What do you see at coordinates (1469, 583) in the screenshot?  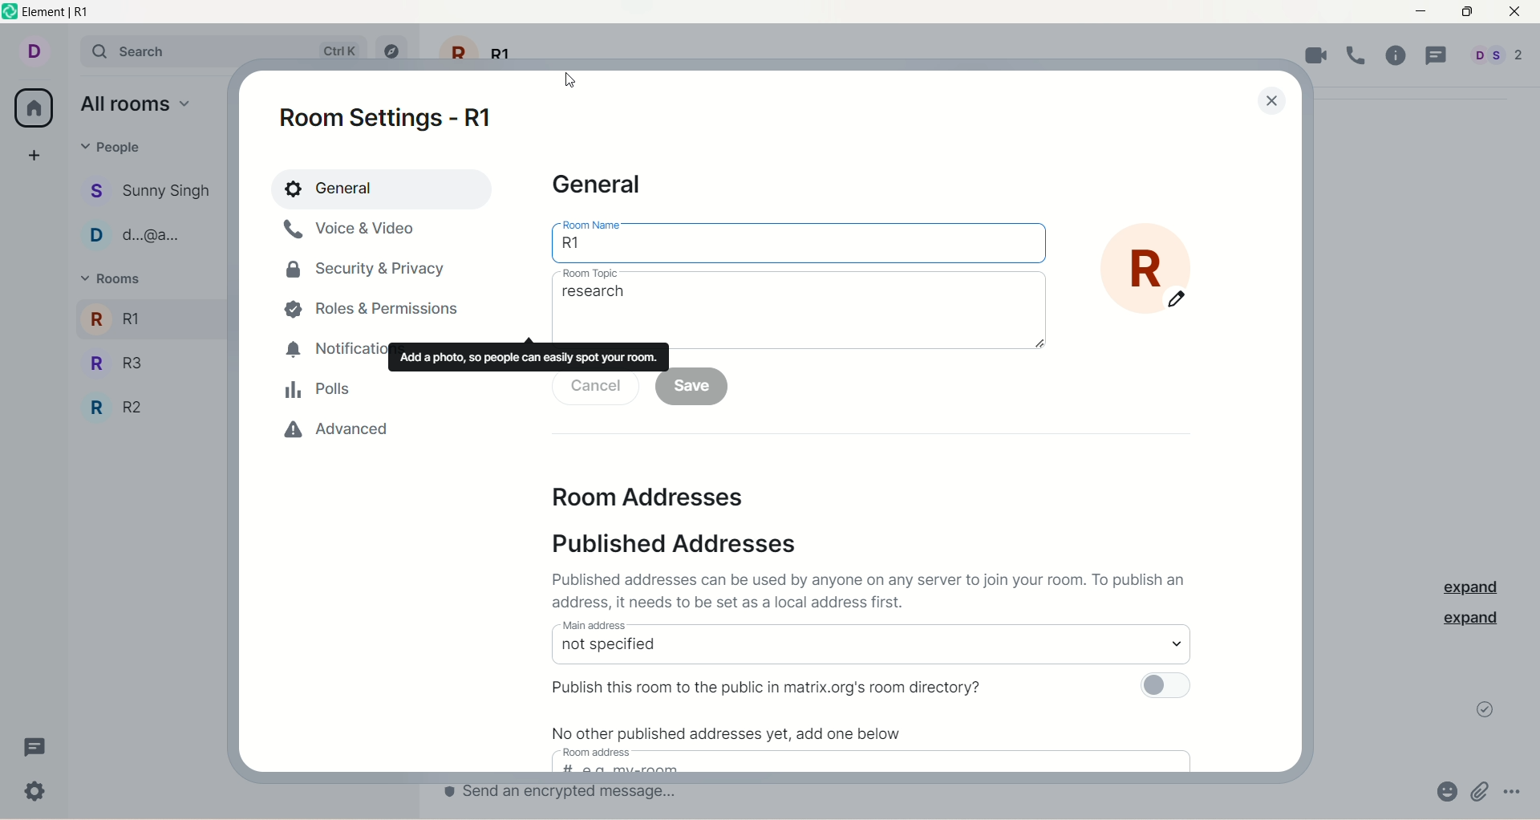 I see `expand` at bounding box center [1469, 583].